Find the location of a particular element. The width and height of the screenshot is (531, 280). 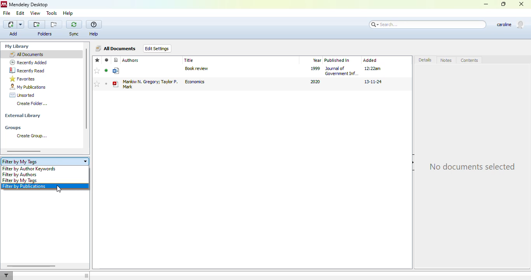

read/unread is located at coordinates (107, 60).